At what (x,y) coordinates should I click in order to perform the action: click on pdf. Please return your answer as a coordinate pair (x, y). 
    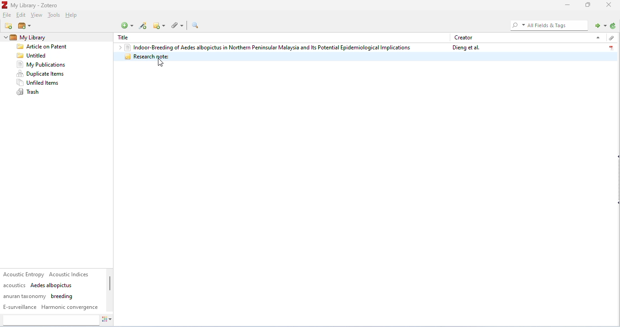
    Looking at the image, I should click on (611, 47).